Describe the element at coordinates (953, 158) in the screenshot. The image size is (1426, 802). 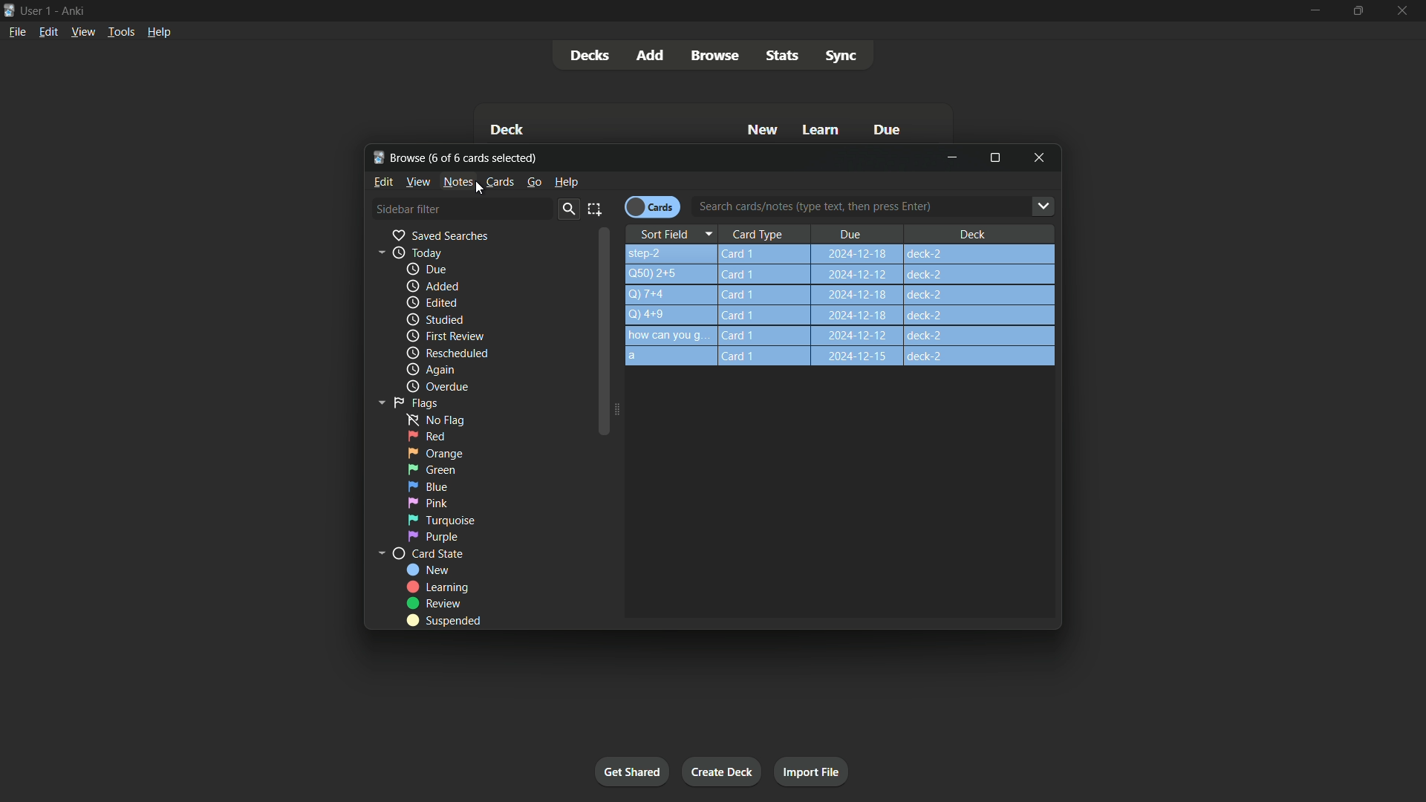
I see `minimize` at that location.